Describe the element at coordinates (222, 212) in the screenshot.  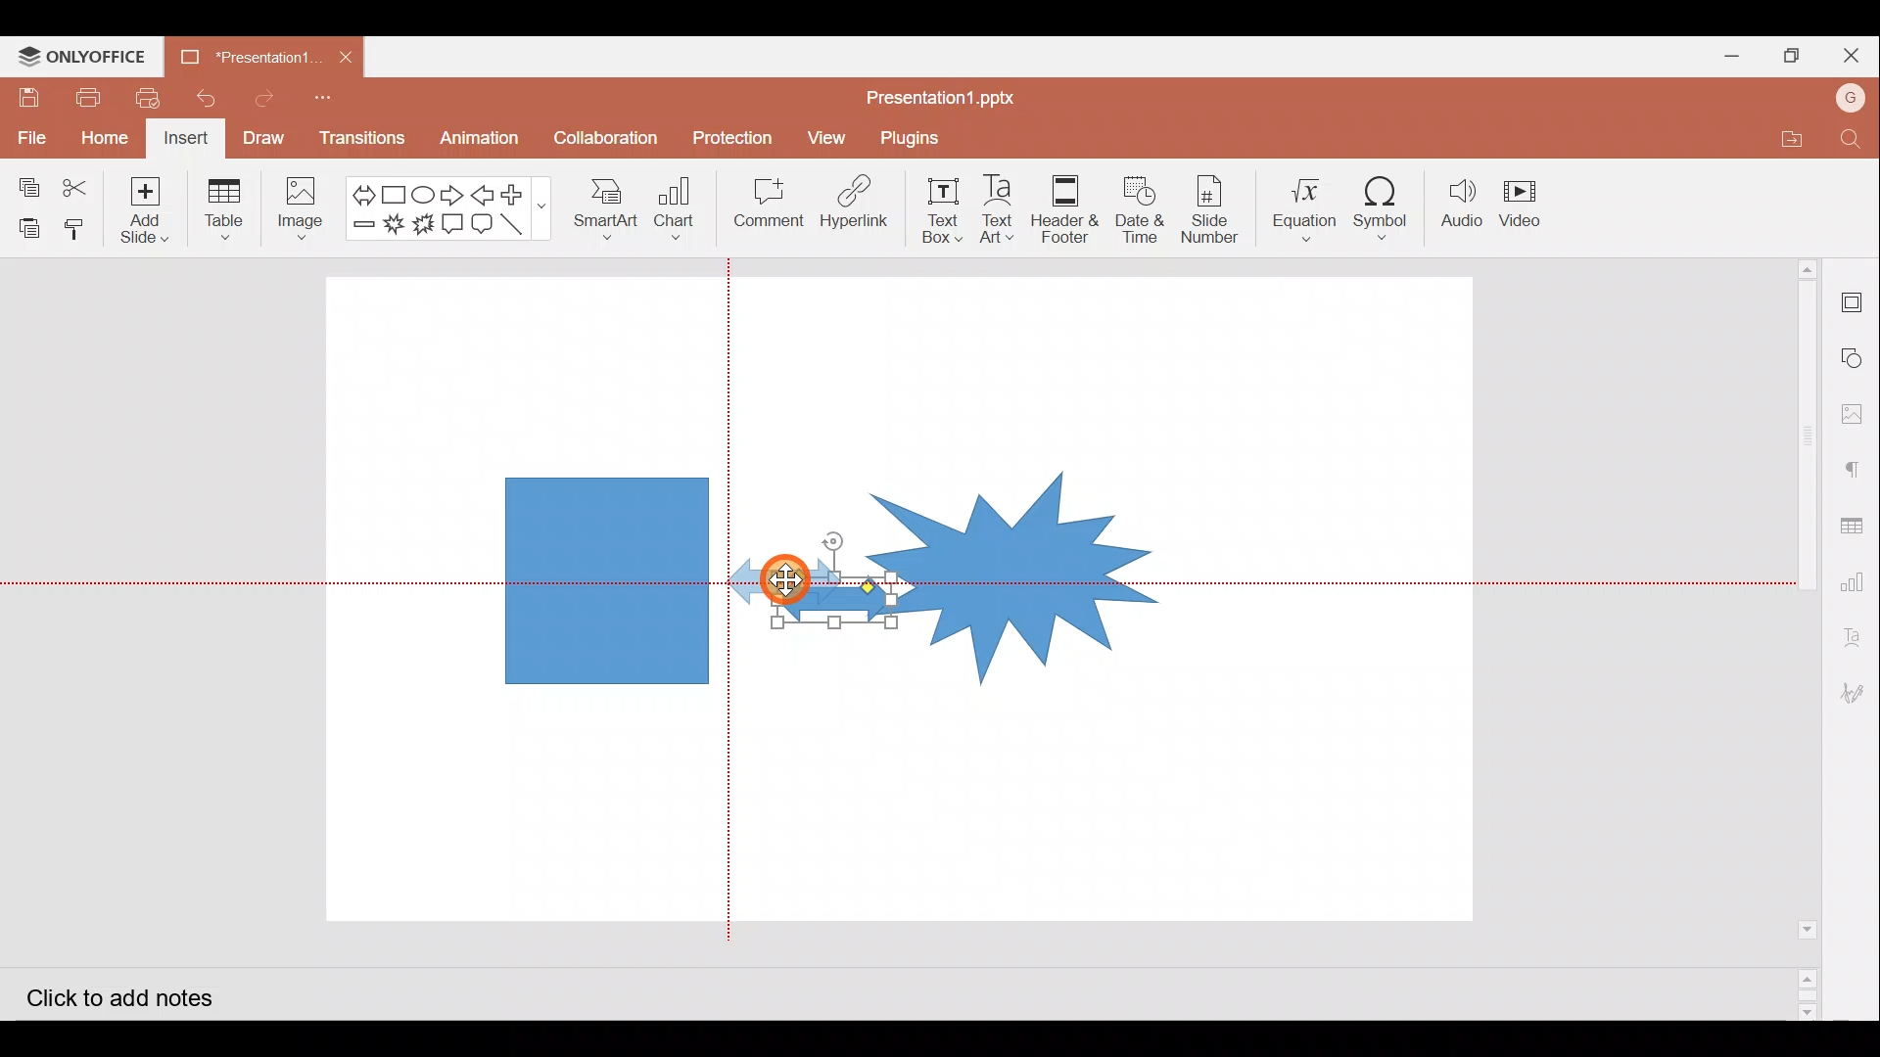
I see `Table` at that location.